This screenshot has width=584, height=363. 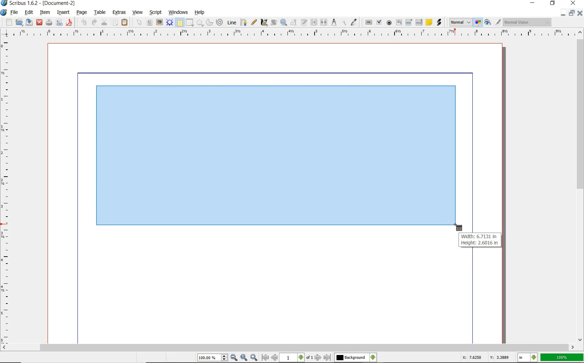 What do you see at coordinates (244, 23) in the screenshot?
I see `bezier curve` at bounding box center [244, 23].